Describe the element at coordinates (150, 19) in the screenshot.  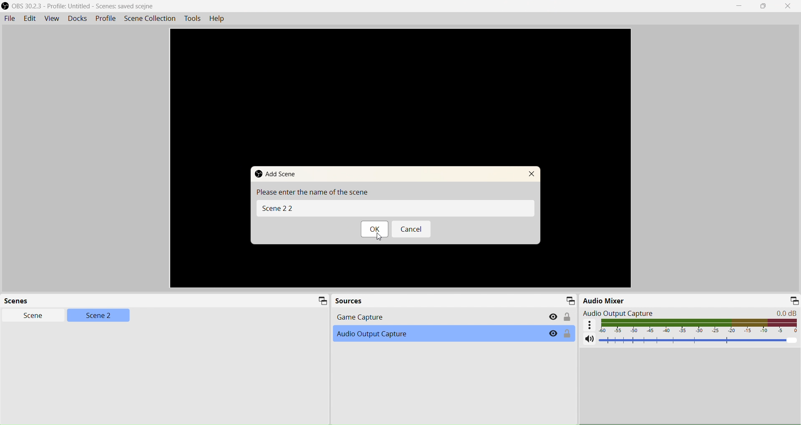
I see `Scene Collection` at that location.